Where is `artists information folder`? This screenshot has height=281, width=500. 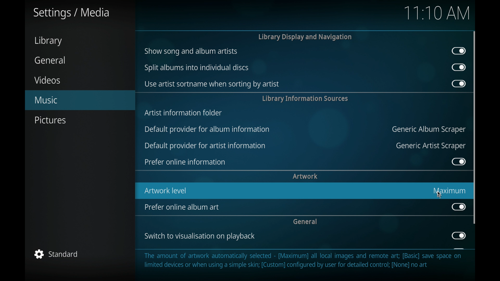 artists information folder is located at coordinates (184, 113).